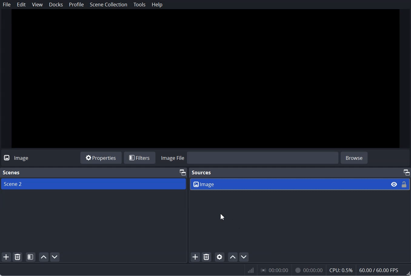 The height and width of the screenshot is (276, 411). What do you see at coordinates (6, 257) in the screenshot?
I see `Add scene` at bounding box center [6, 257].